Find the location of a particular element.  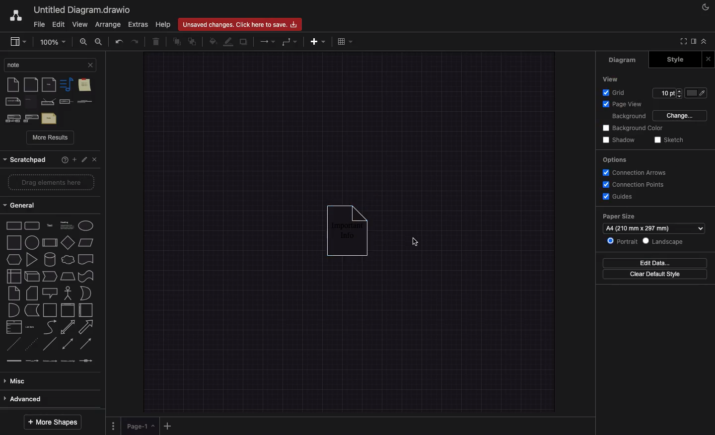

rounded rectangle is located at coordinates (32, 226).